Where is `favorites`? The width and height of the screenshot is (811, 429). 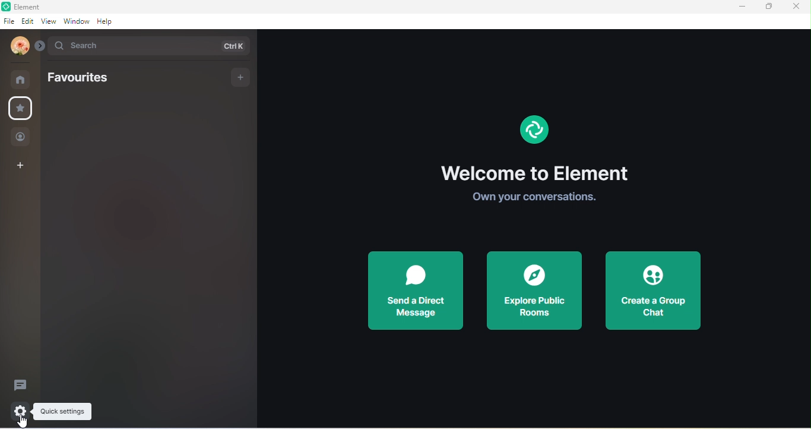
favorites is located at coordinates (20, 108).